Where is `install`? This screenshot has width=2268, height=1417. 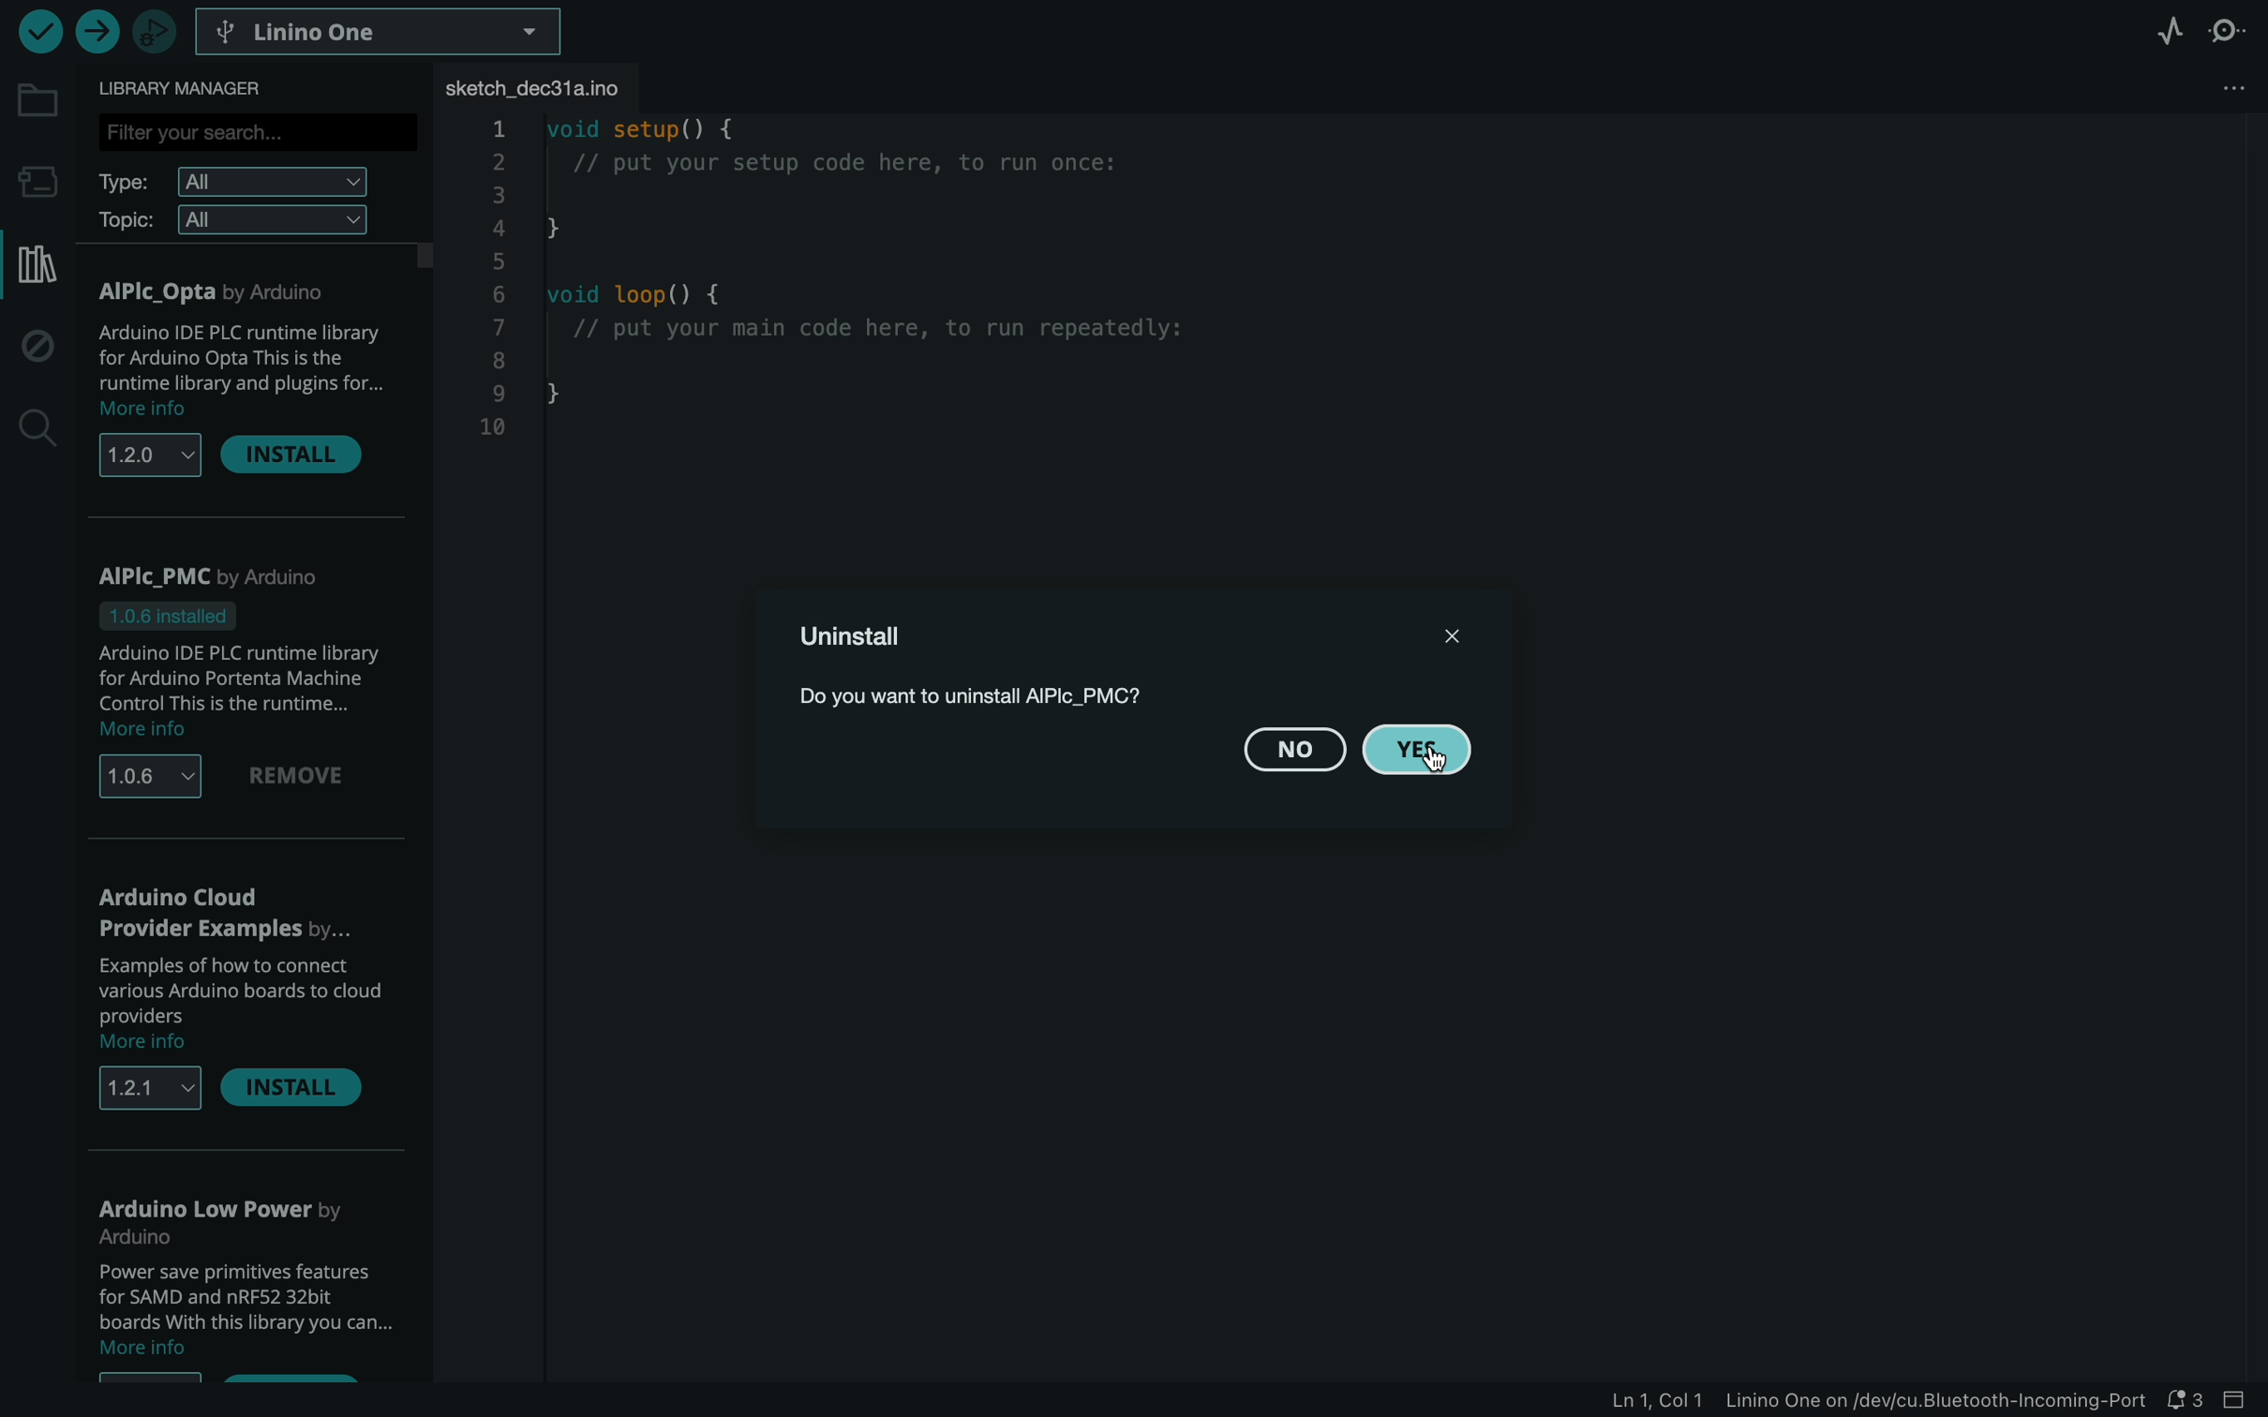
install is located at coordinates (294, 1376).